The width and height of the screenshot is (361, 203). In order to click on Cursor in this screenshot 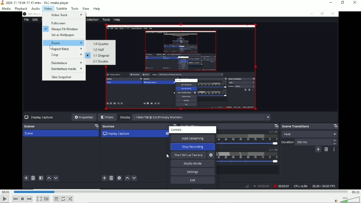, I will do `click(52, 47)`.